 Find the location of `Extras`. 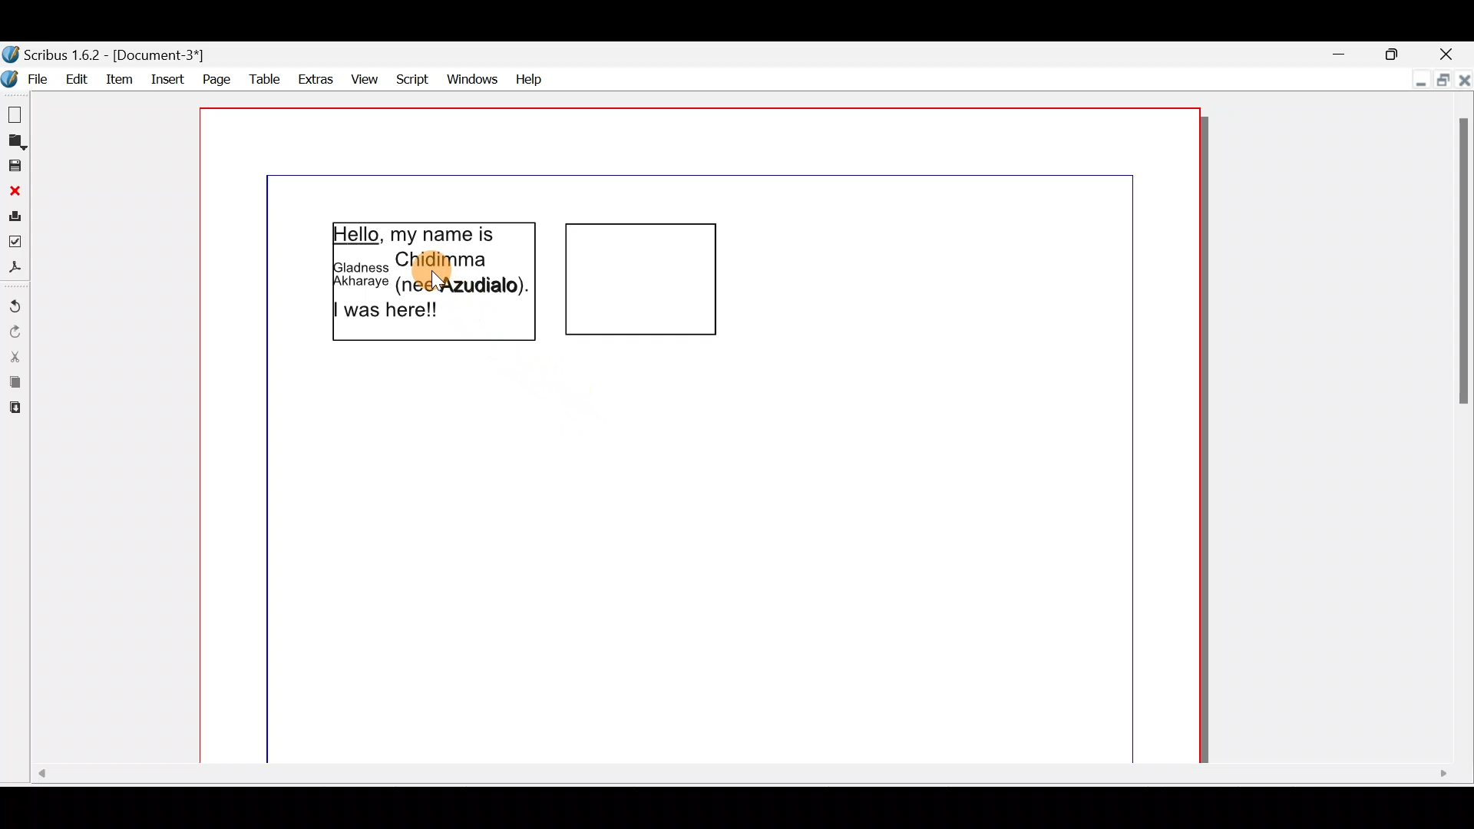

Extras is located at coordinates (313, 78).